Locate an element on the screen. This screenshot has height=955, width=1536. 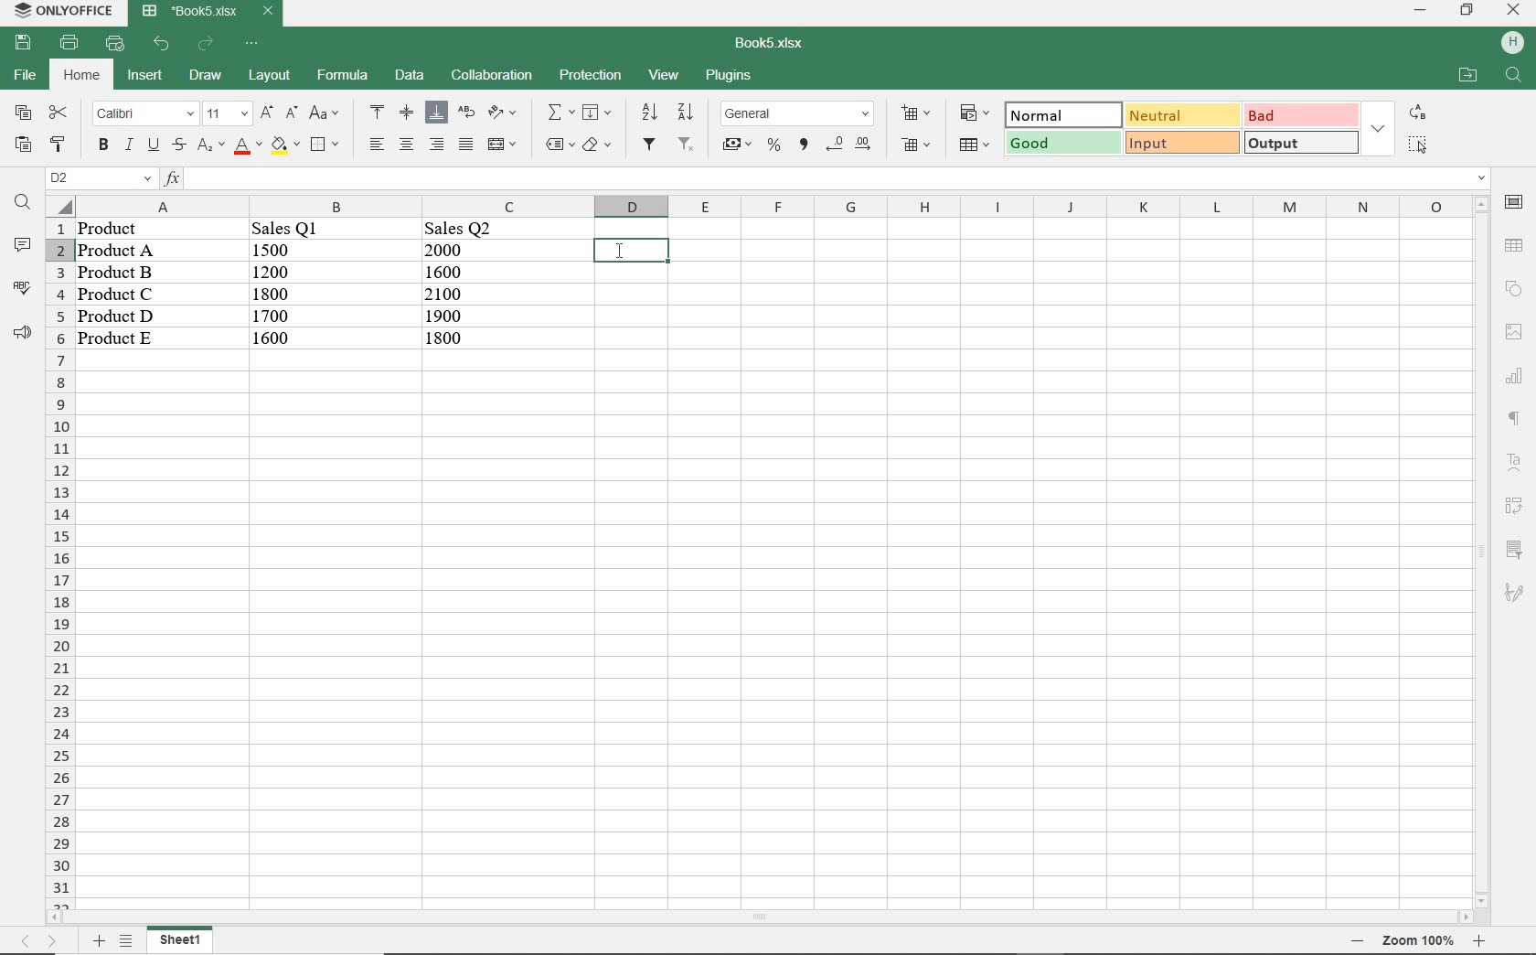
delete cells is located at coordinates (916, 144).